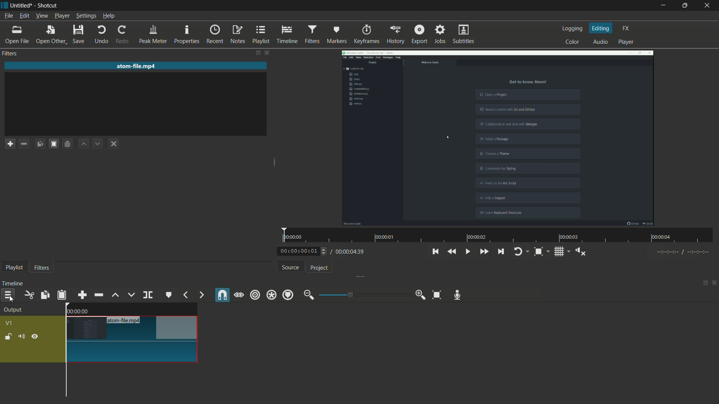  I want to click on quickly play forward, so click(483, 251).